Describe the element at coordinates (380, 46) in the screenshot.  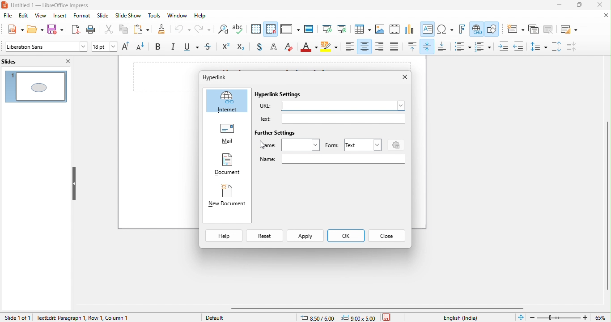
I see `align right` at that location.